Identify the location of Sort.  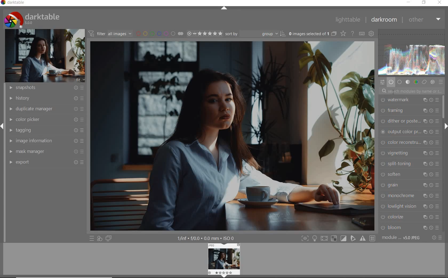
(256, 33).